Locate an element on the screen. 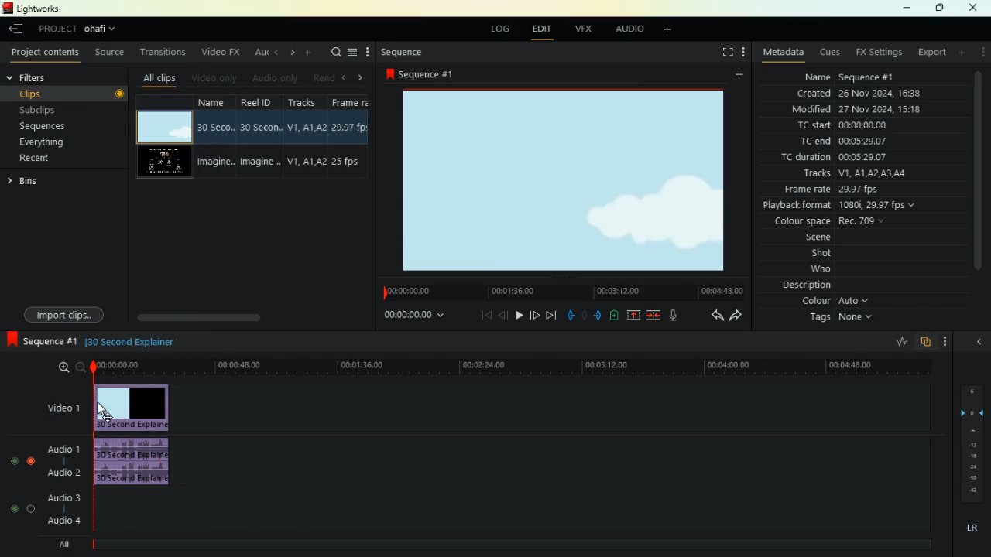  cues is located at coordinates (832, 53).